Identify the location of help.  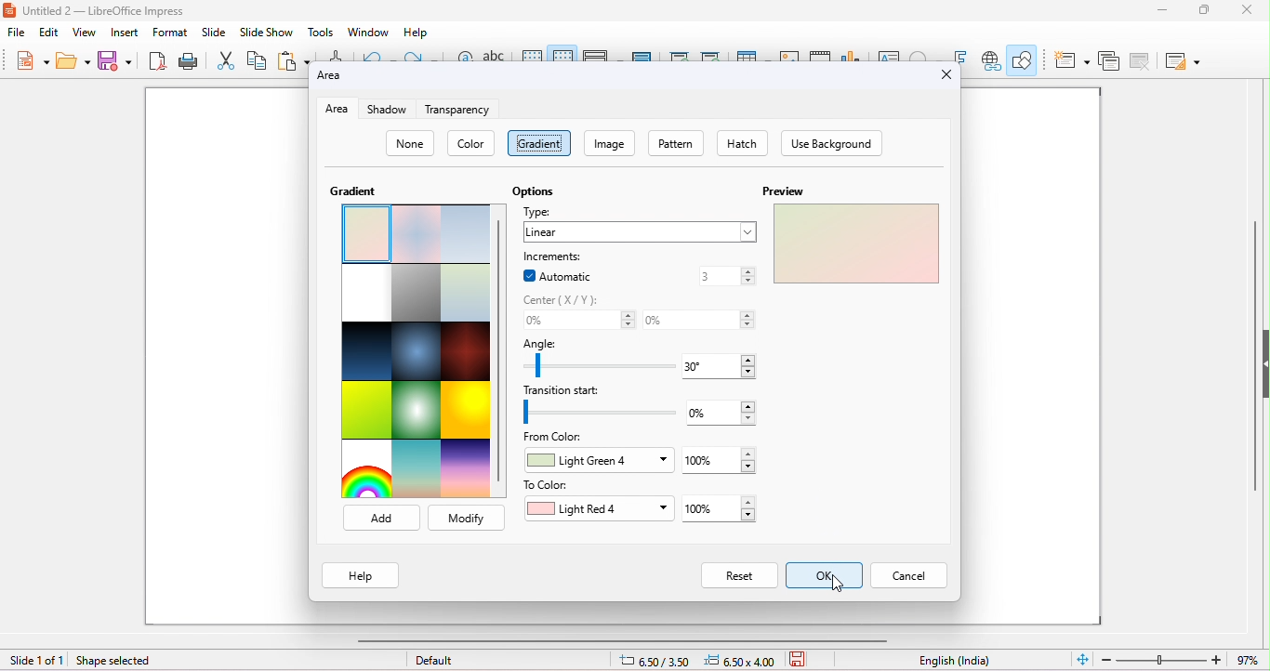
(418, 33).